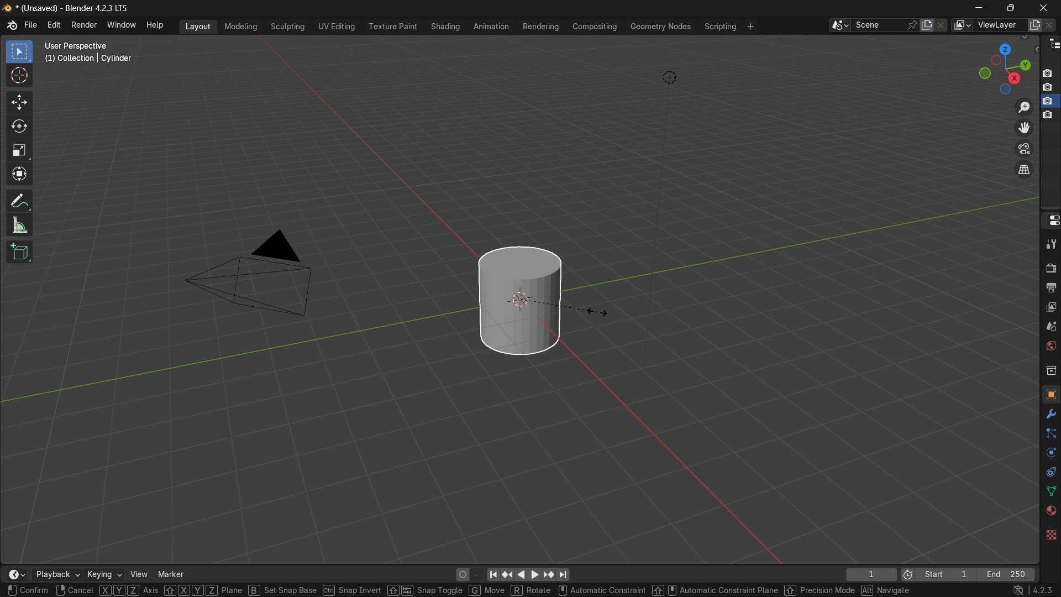  Describe the element at coordinates (540, 27) in the screenshot. I see `rendering` at that location.